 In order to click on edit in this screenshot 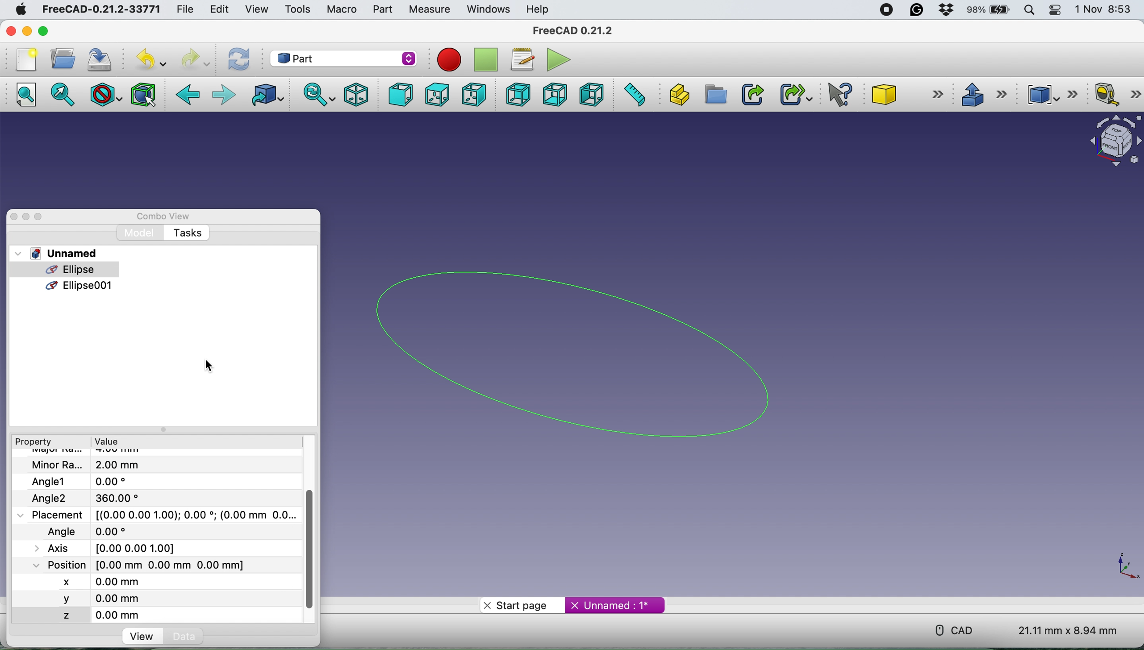, I will do `click(219, 11)`.